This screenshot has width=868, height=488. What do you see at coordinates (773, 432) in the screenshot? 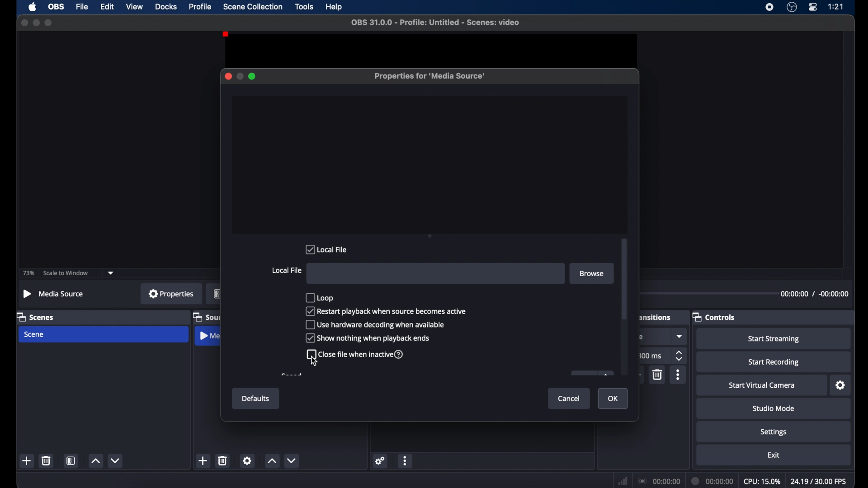
I see `settings` at bounding box center [773, 432].